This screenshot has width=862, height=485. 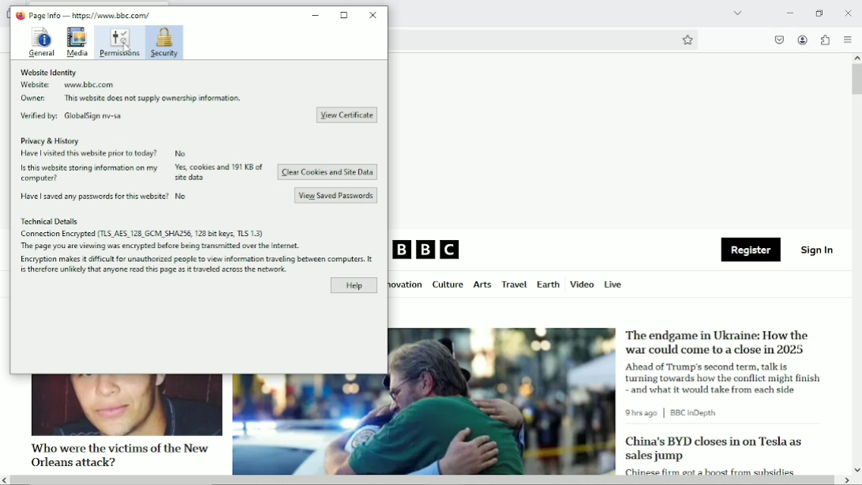 I want to click on Verified by: GlobalSign mv-sa., so click(x=71, y=115).